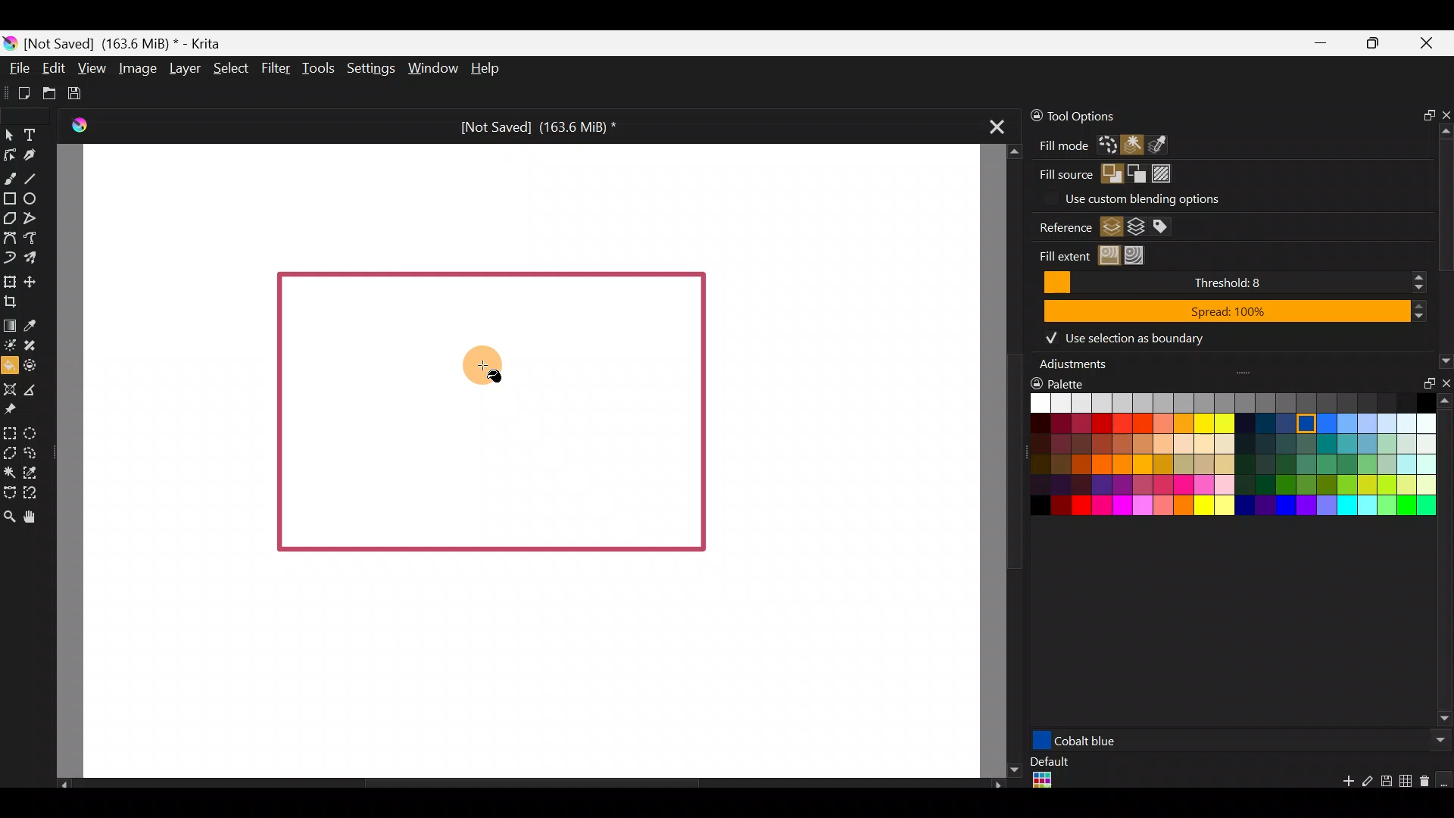  I want to click on Text tool, so click(31, 133).